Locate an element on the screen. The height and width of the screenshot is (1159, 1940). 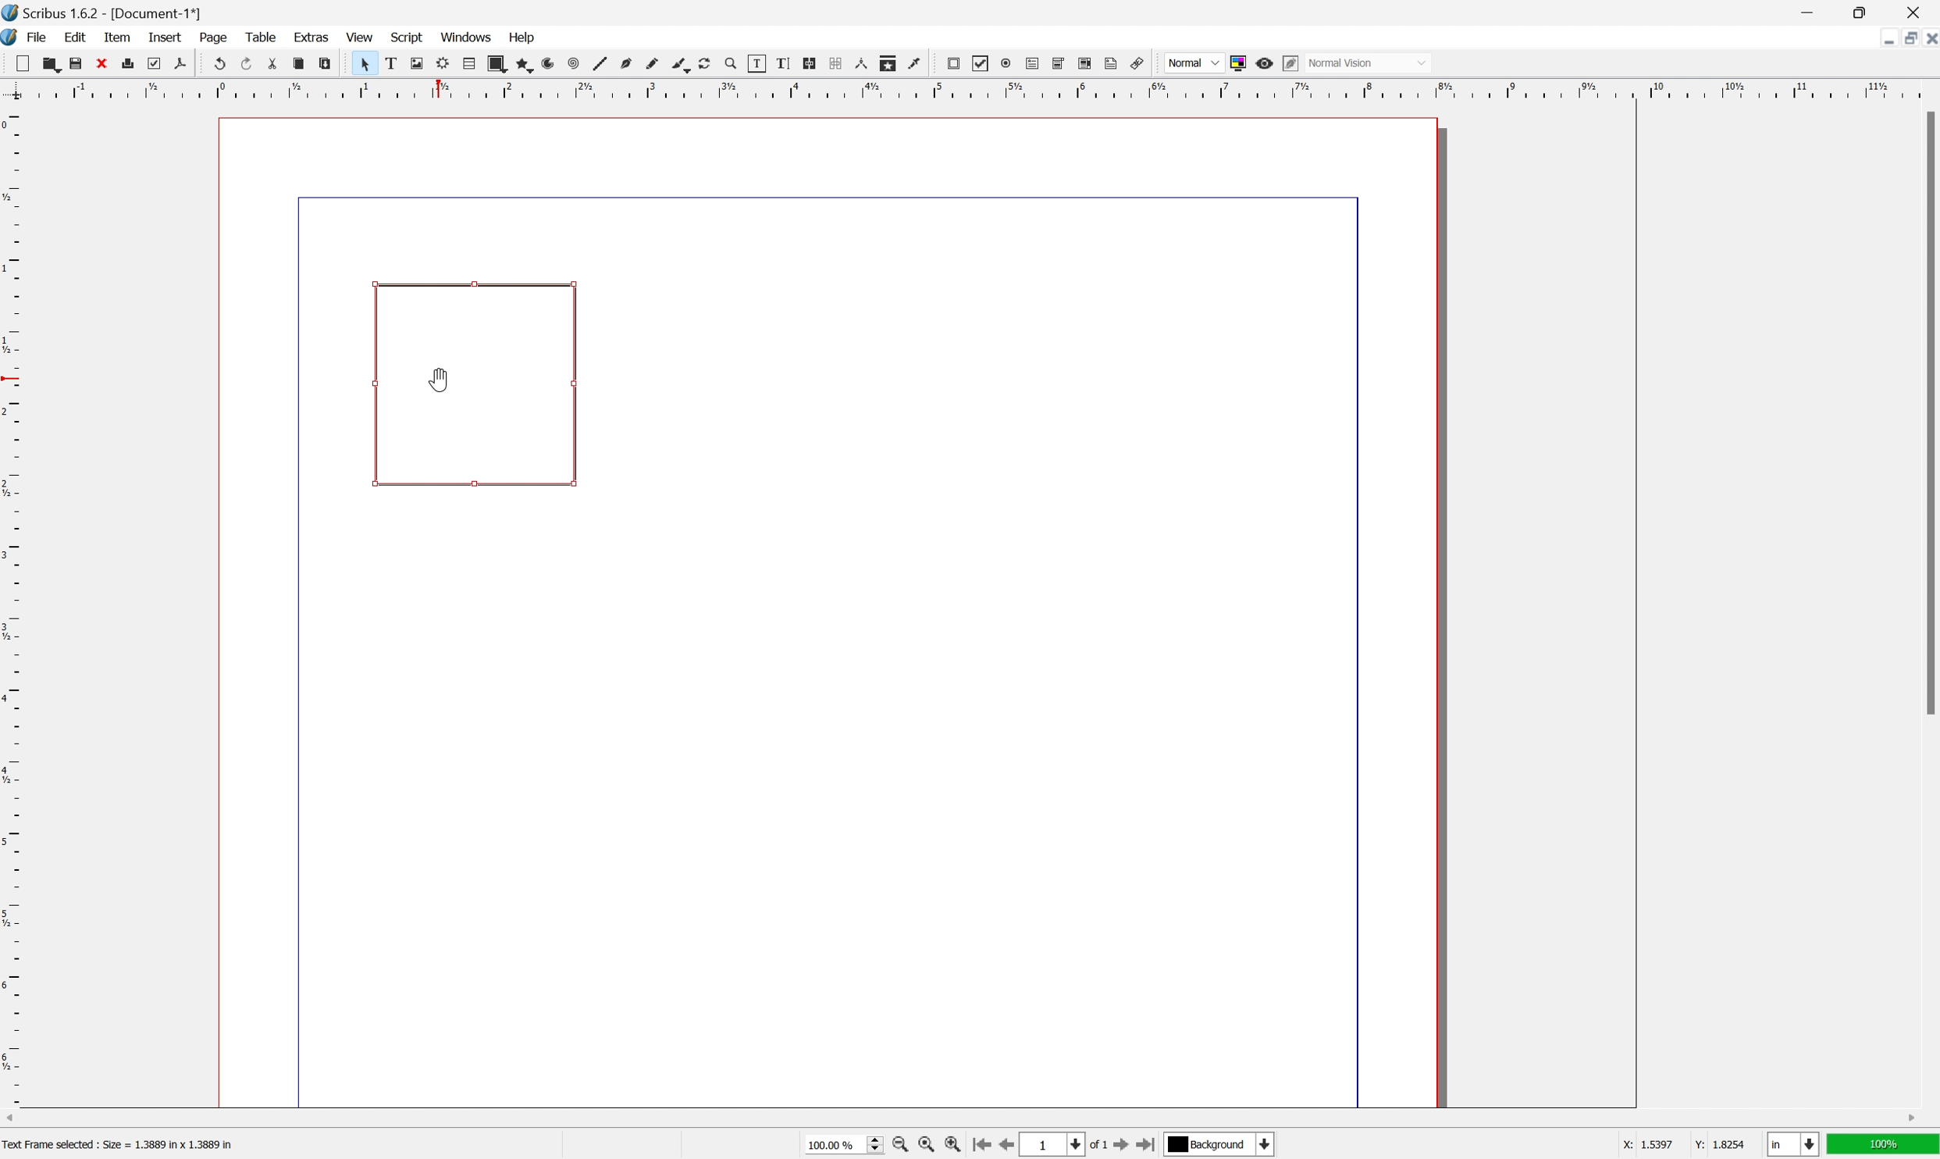
select current layer is located at coordinates (1220, 1146).